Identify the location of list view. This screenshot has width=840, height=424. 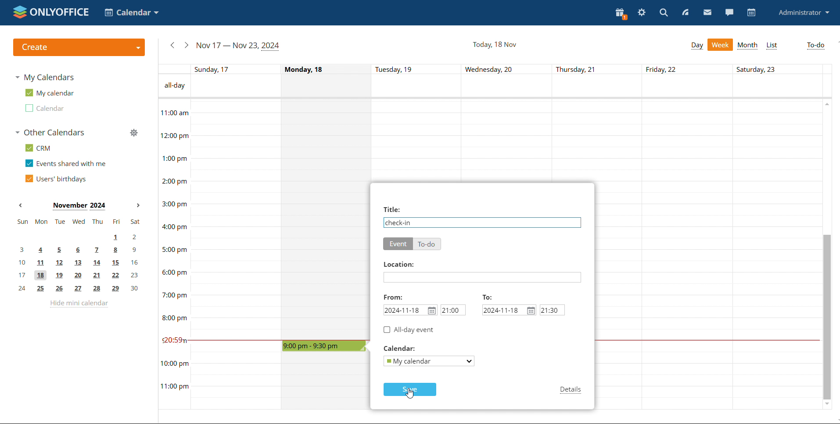
(772, 46).